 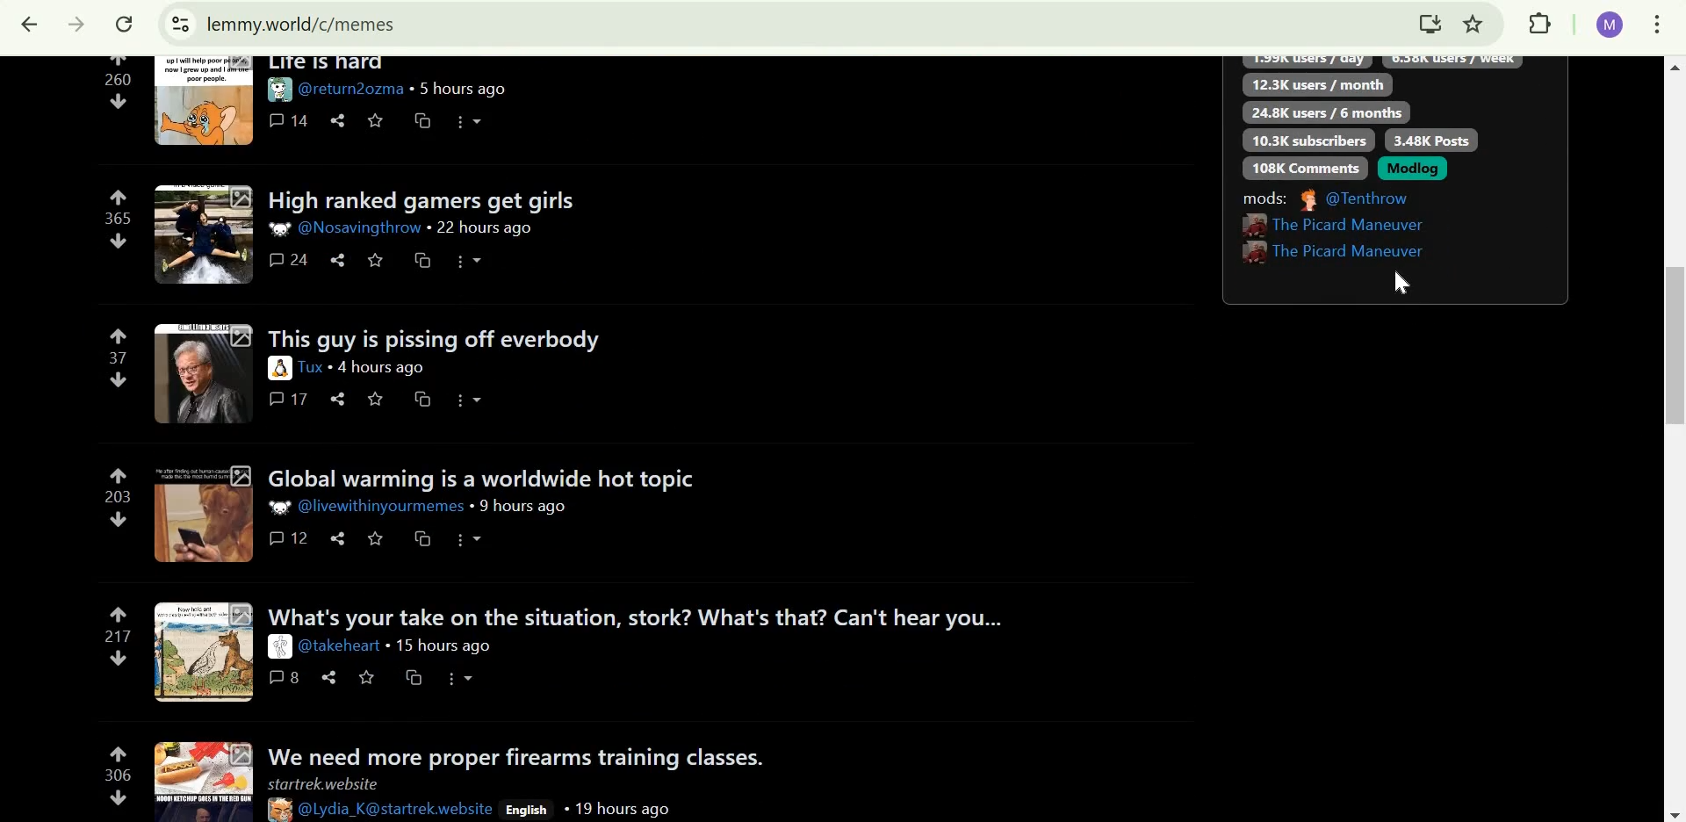 I want to click on lemmy.world/c/memes, so click(x=304, y=24).